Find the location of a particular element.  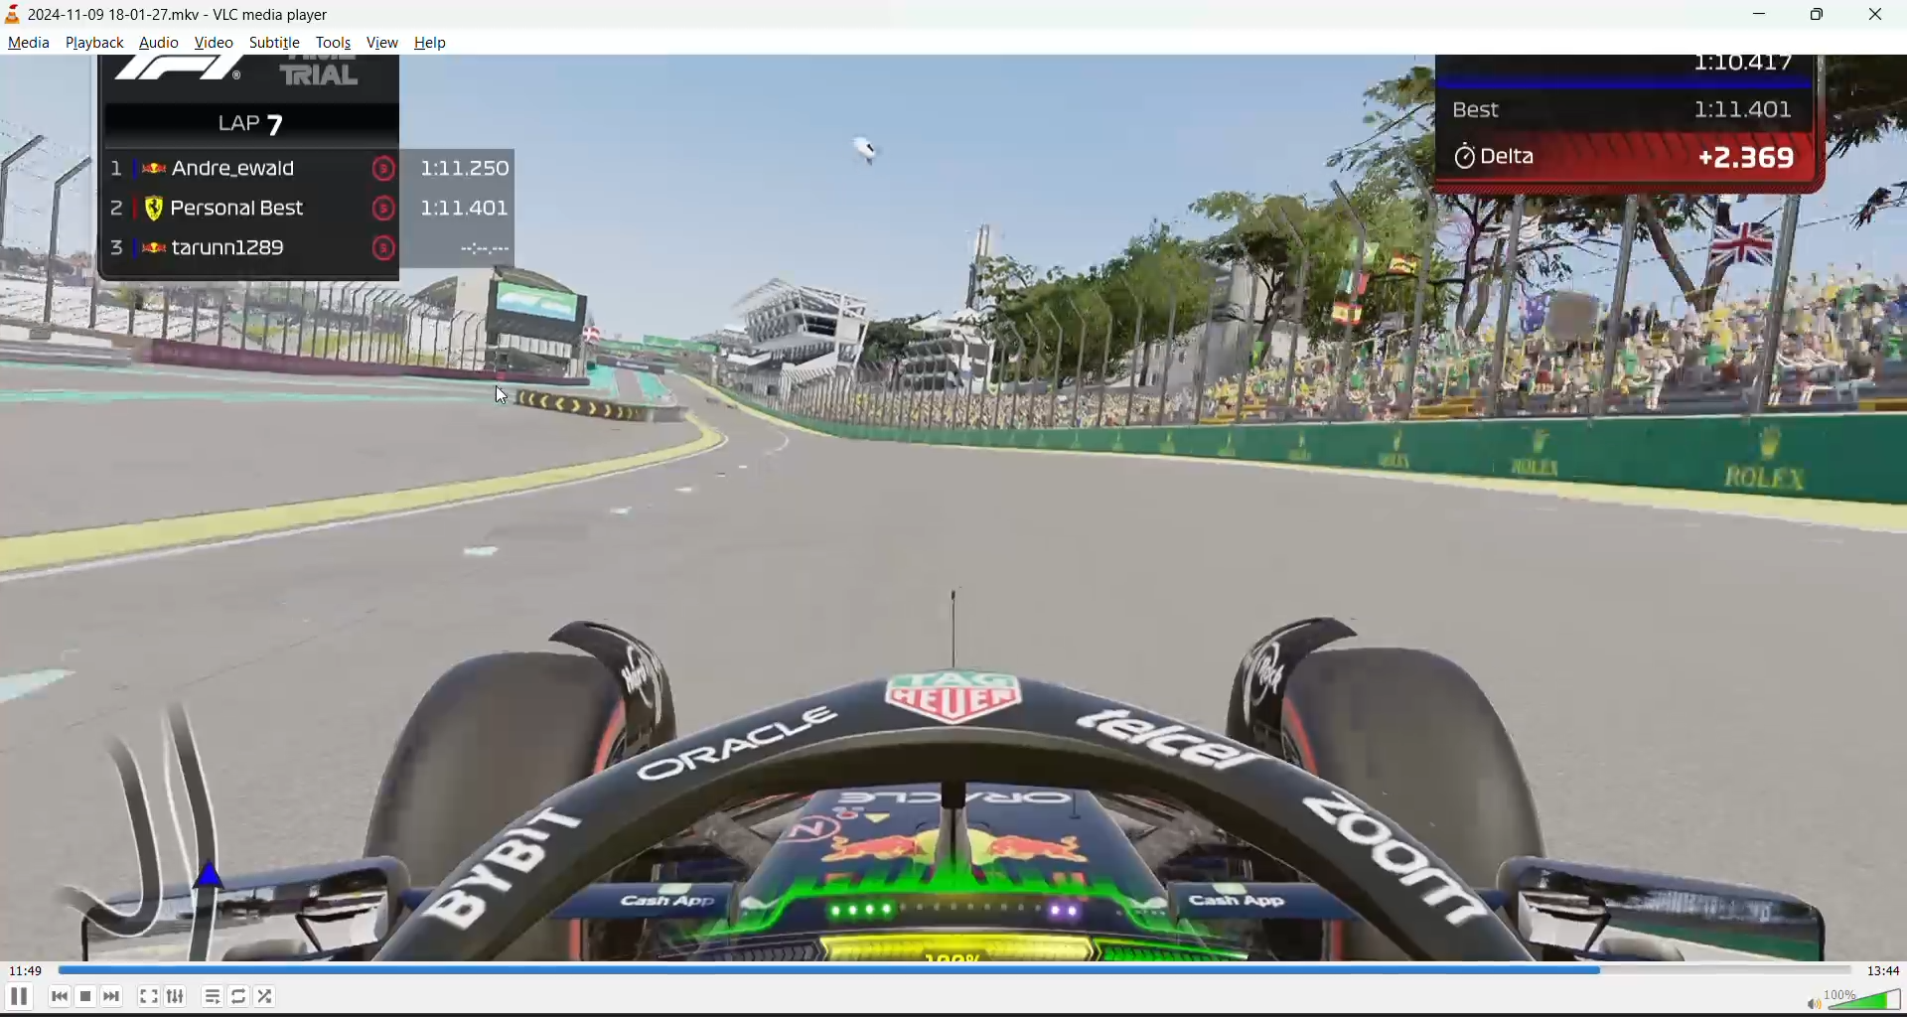

maximize is located at coordinates (1825, 15).